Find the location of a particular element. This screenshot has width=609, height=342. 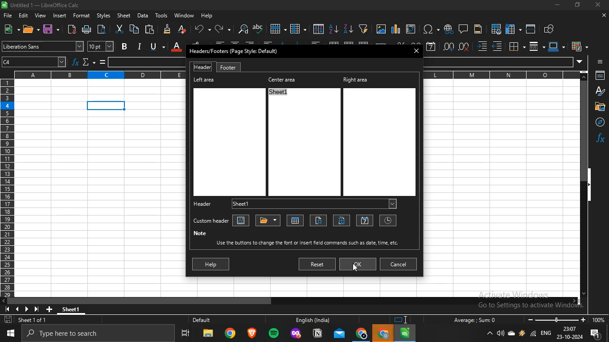

styles is located at coordinates (598, 91).